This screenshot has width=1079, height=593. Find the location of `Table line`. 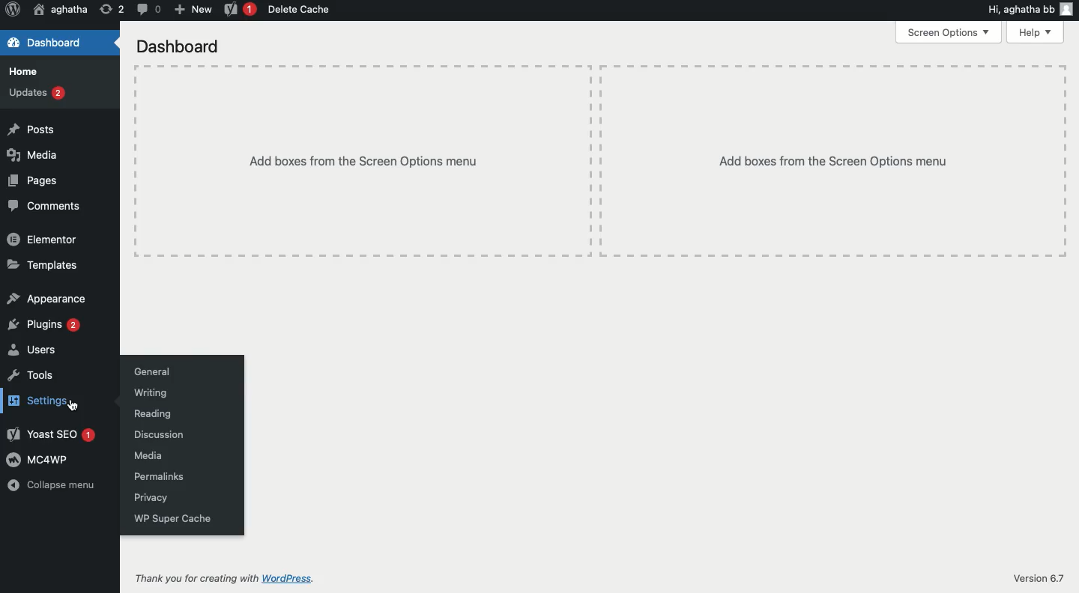

Table line is located at coordinates (136, 159).